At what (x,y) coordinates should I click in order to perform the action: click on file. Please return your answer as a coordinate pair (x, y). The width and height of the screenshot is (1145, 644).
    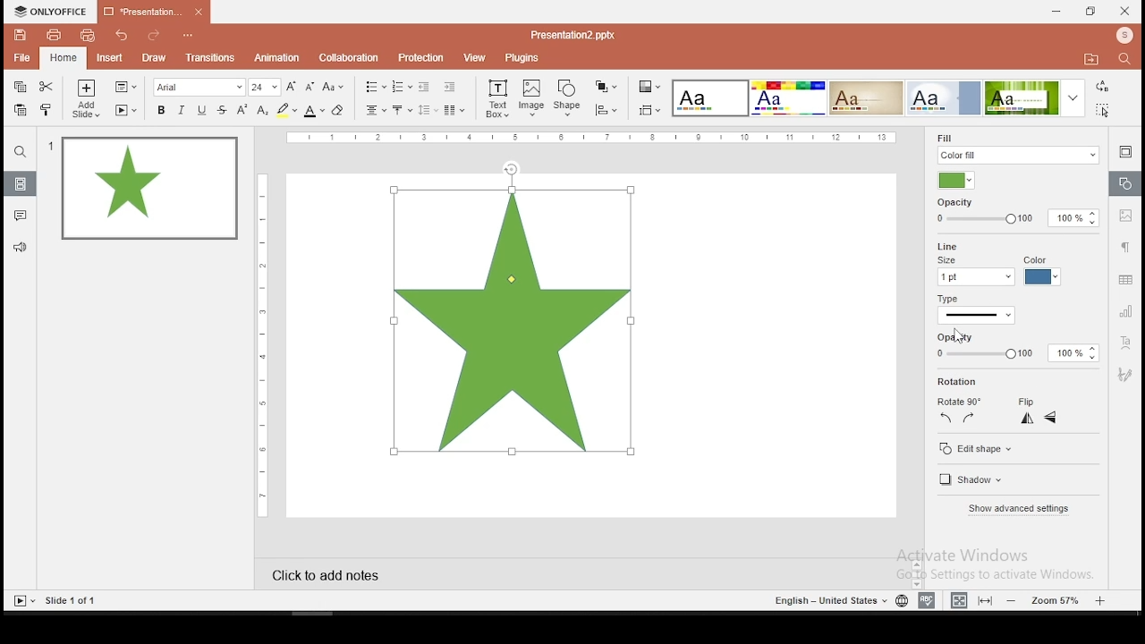
    Looking at the image, I should click on (23, 57).